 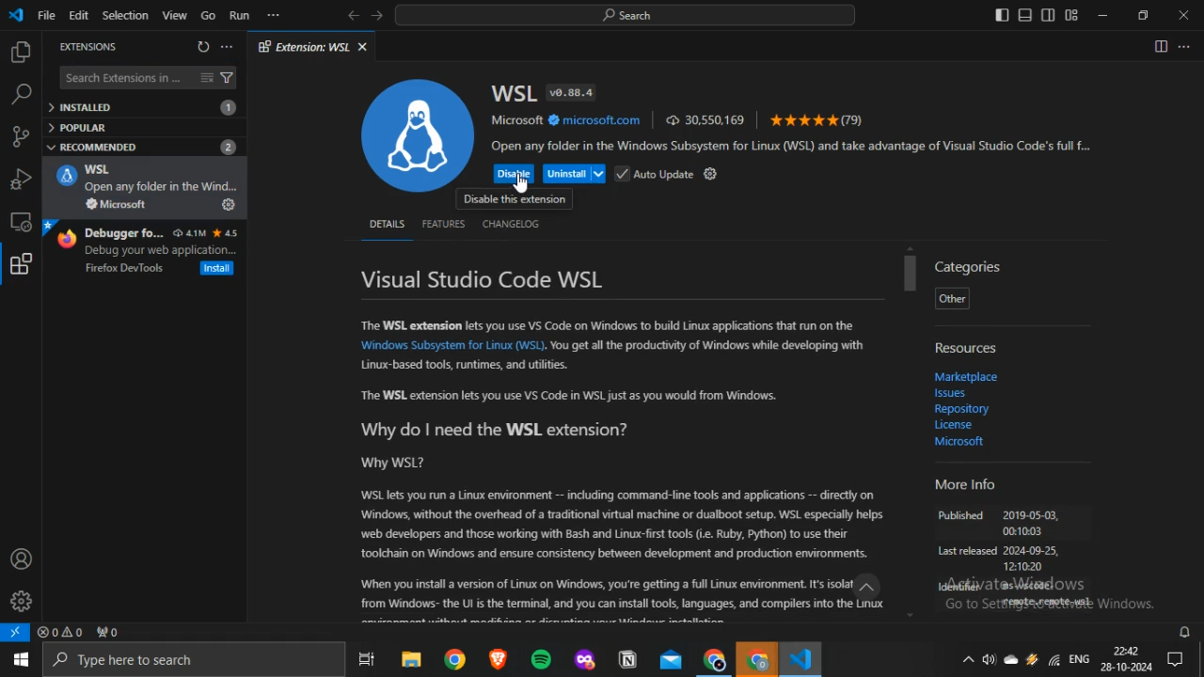 What do you see at coordinates (1022, 533) in the screenshot?
I see `00:10:03` at bounding box center [1022, 533].